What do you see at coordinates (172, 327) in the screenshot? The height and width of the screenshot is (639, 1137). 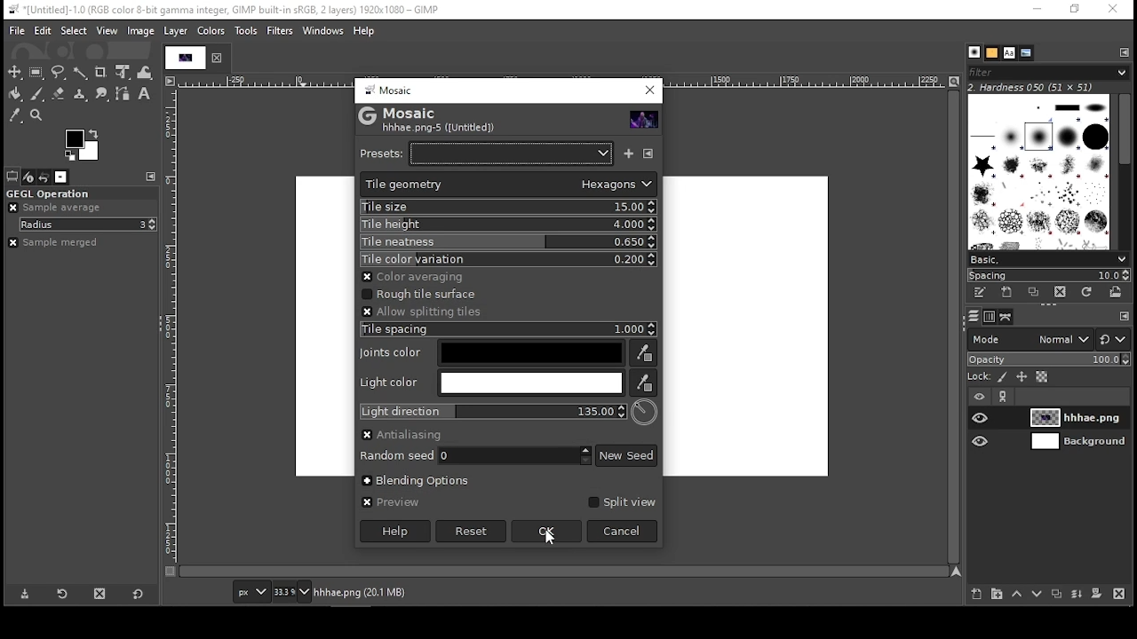 I see `scale` at bounding box center [172, 327].